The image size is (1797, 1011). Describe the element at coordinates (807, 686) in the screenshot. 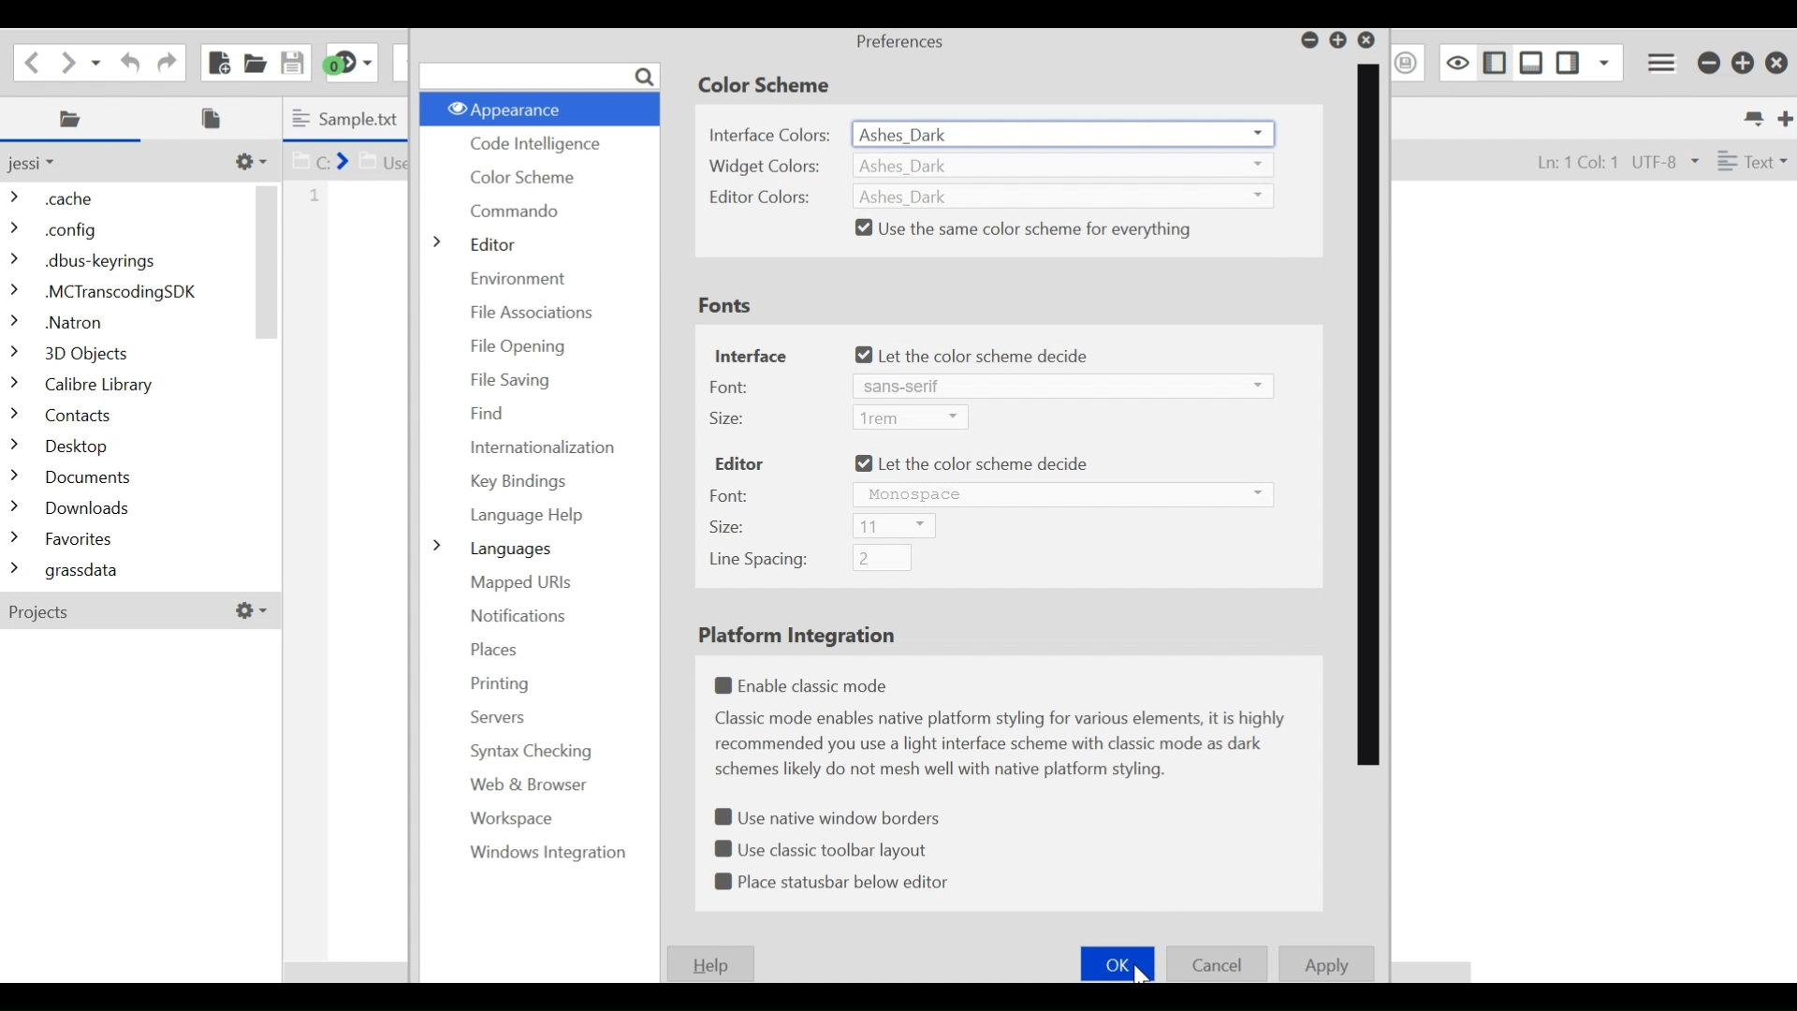

I see `(un)select Enable classic mode` at that location.